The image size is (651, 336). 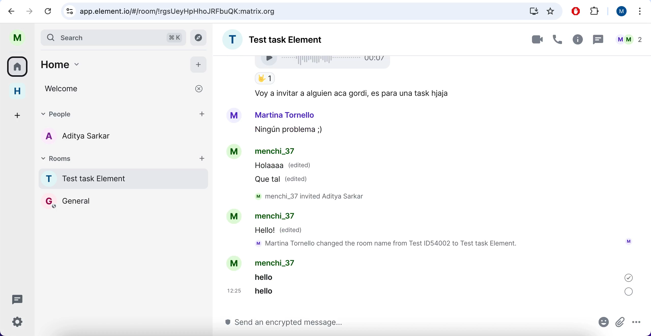 I want to click on thread, so click(x=597, y=39).